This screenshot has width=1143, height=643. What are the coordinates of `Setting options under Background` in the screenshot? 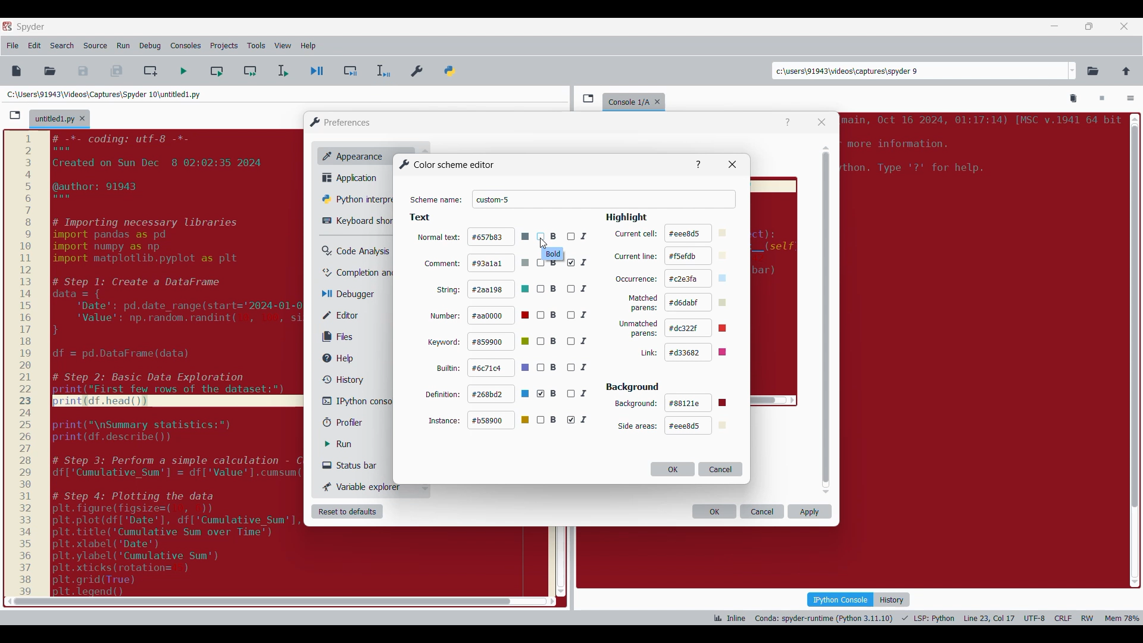 It's located at (636, 426).